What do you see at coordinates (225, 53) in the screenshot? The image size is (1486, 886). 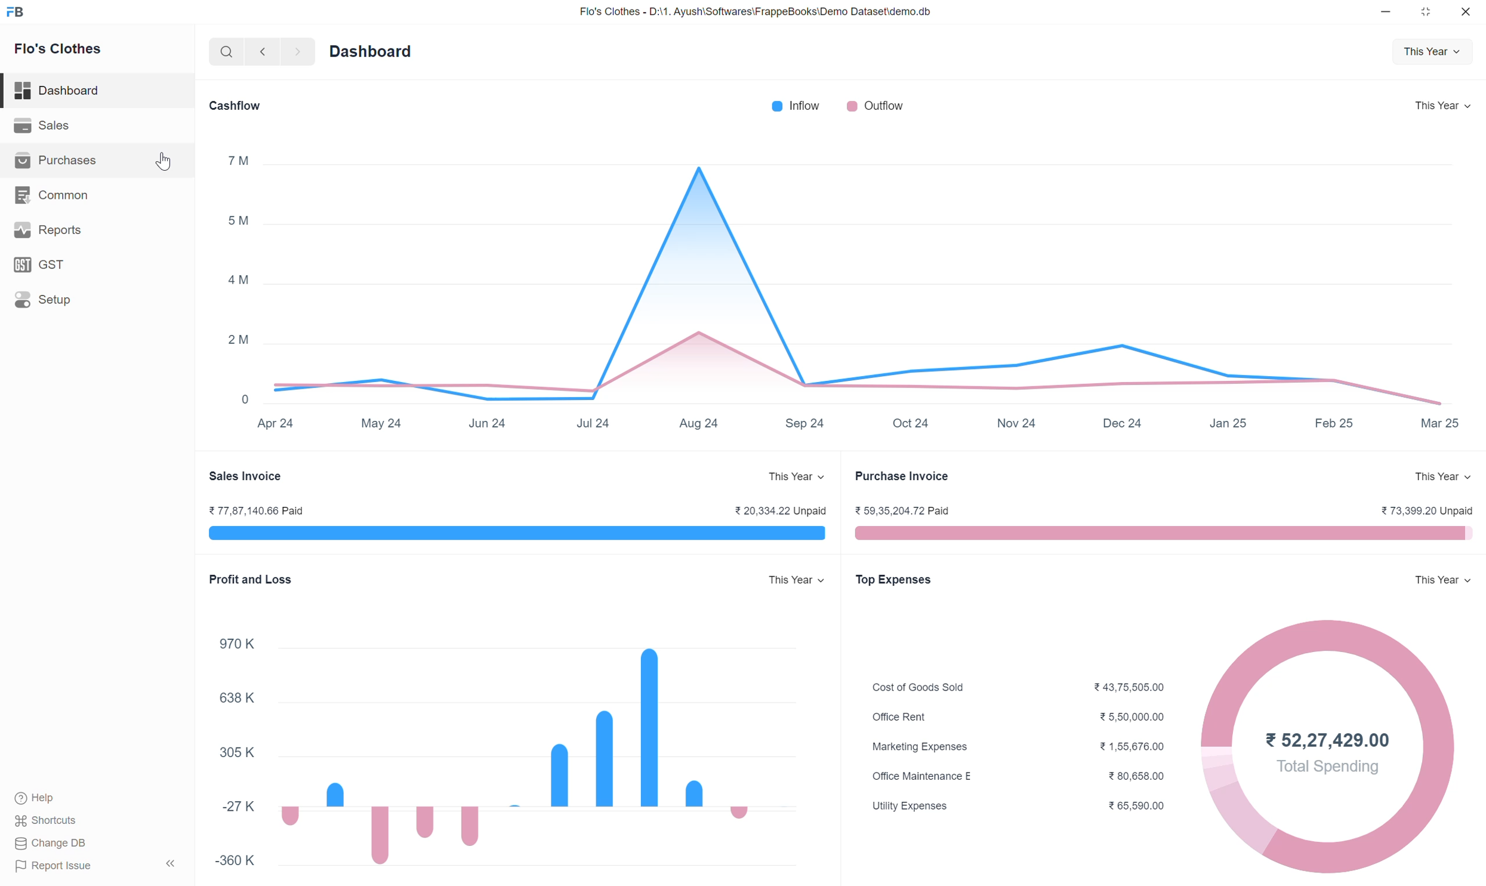 I see `search` at bounding box center [225, 53].